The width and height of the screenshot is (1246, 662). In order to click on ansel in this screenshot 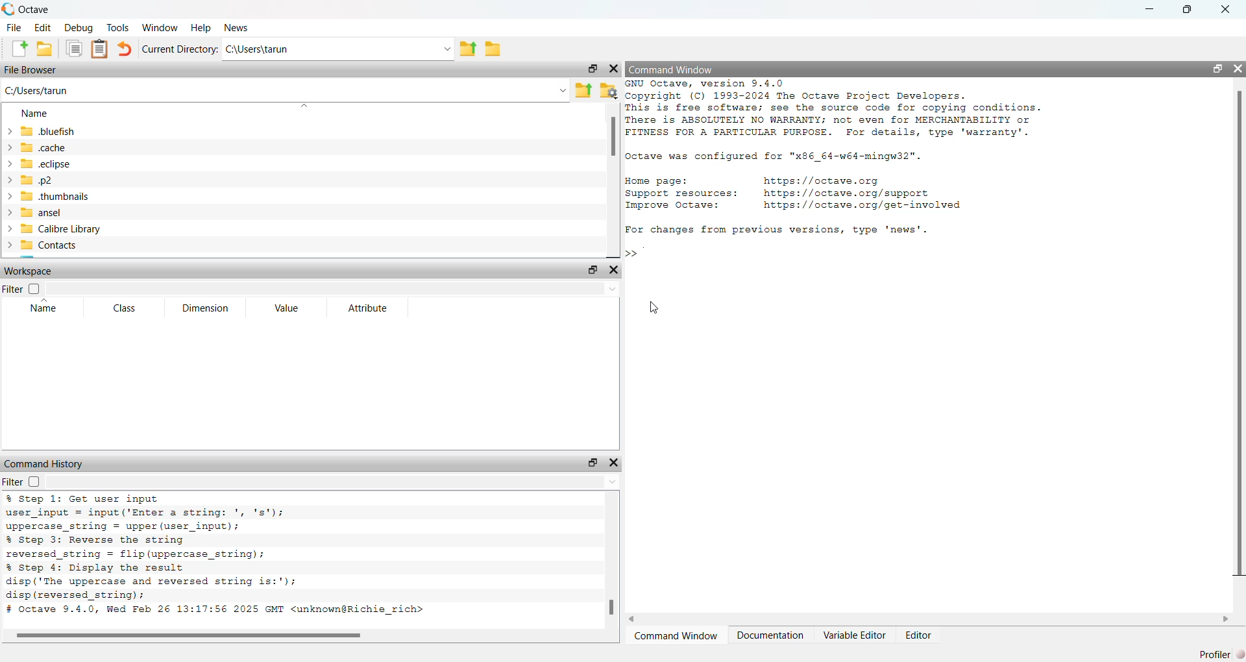, I will do `click(60, 214)`.